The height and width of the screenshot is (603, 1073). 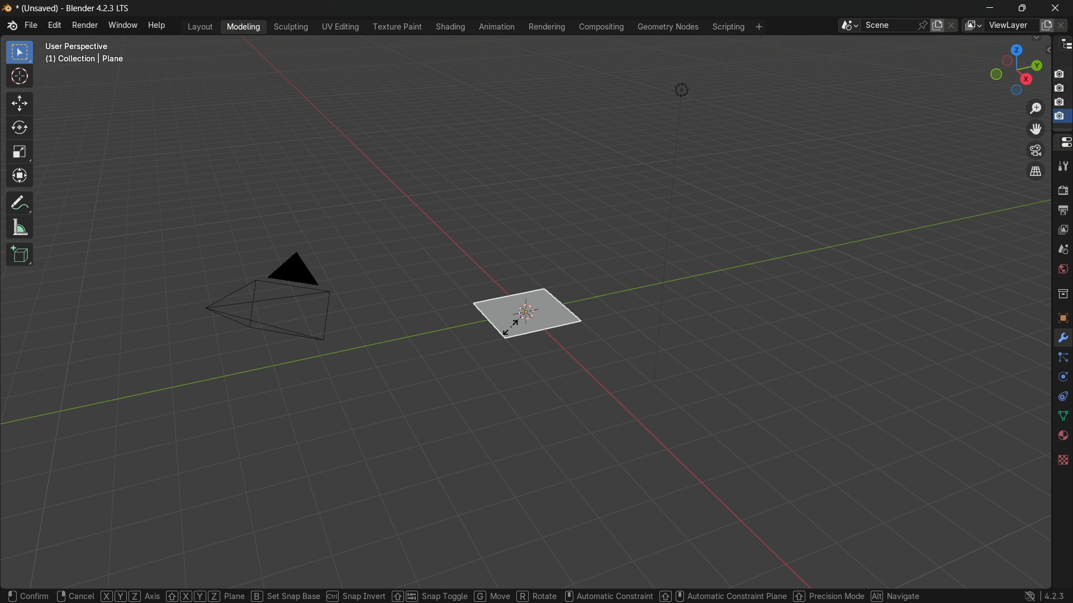 What do you see at coordinates (894, 594) in the screenshot?
I see `navigate` at bounding box center [894, 594].